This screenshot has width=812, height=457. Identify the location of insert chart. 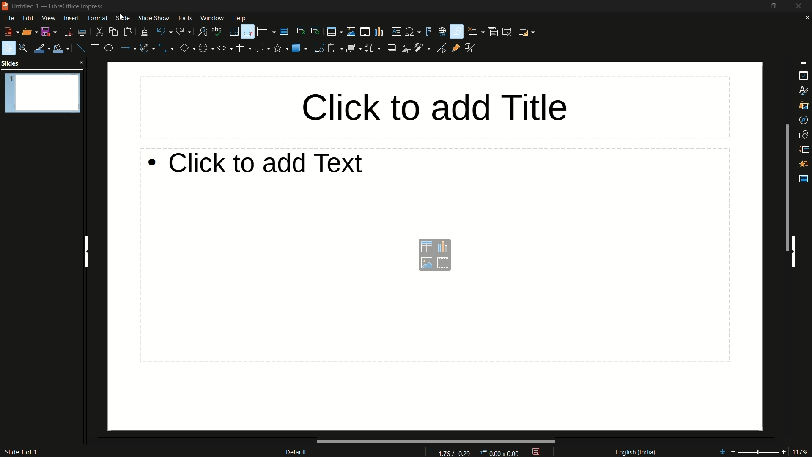
(379, 31).